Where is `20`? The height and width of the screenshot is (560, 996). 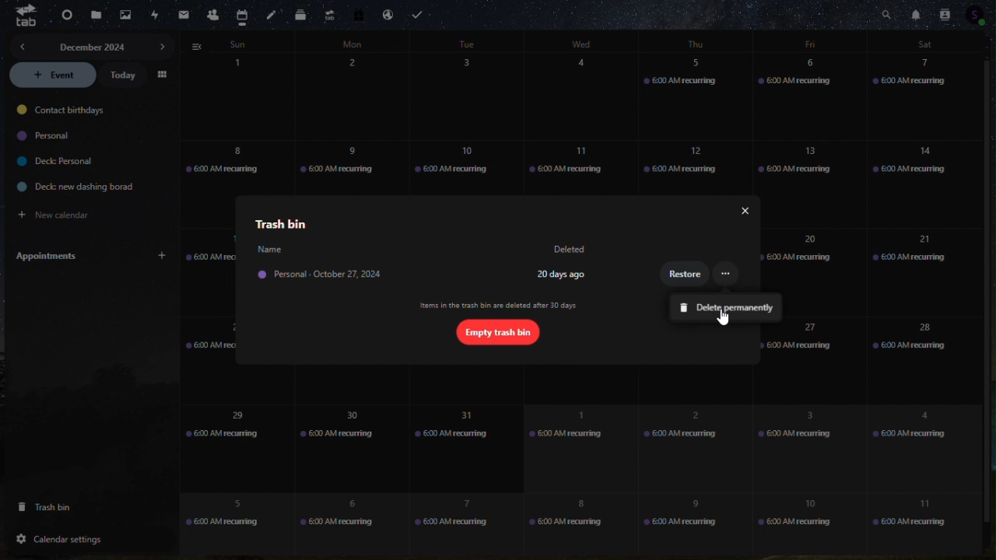
20 is located at coordinates (800, 250).